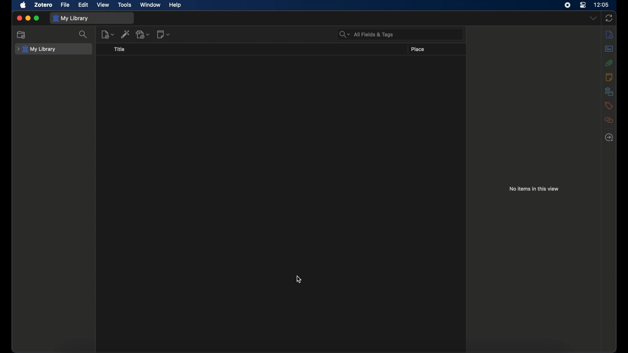  I want to click on related, so click(609, 120).